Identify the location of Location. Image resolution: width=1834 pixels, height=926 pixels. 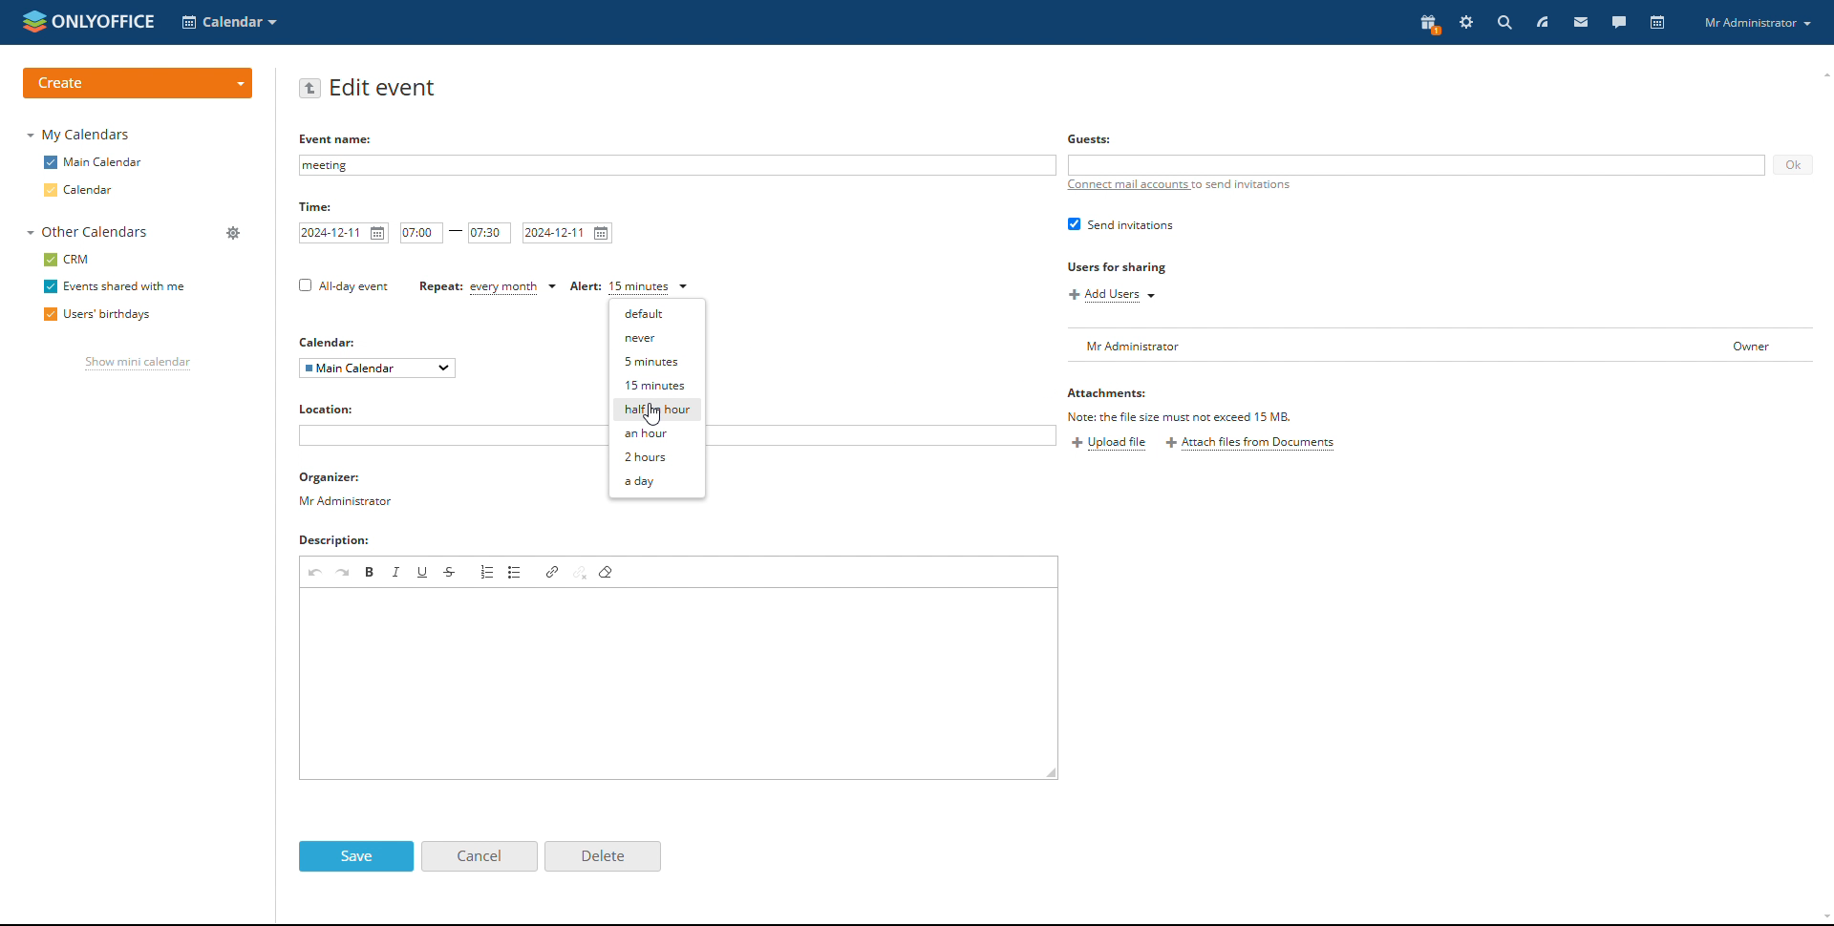
(330, 410).